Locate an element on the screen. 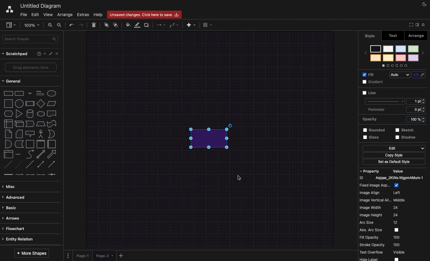 The image size is (430, 261). Basic is located at coordinates (11, 206).